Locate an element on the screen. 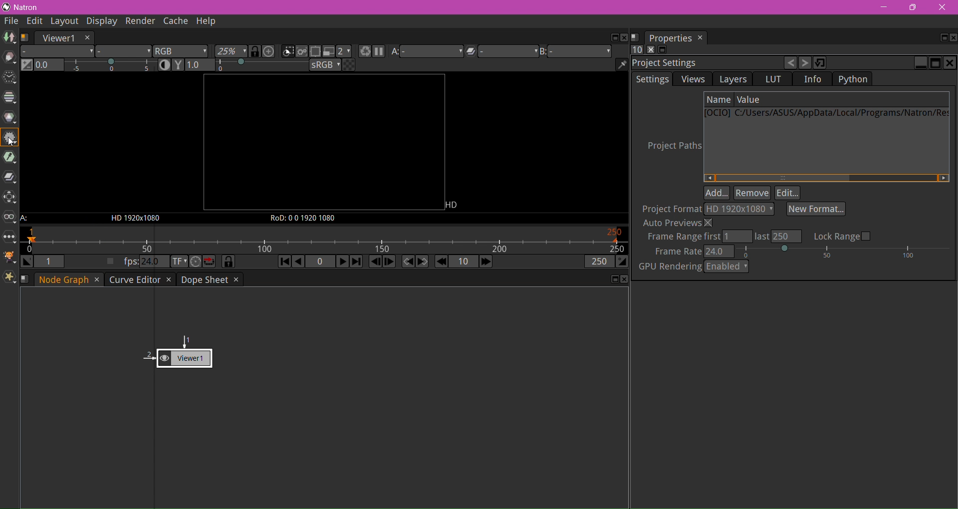 This screenshot has width=958, height=509. Minimize pane is located at coordinates (920, 63).